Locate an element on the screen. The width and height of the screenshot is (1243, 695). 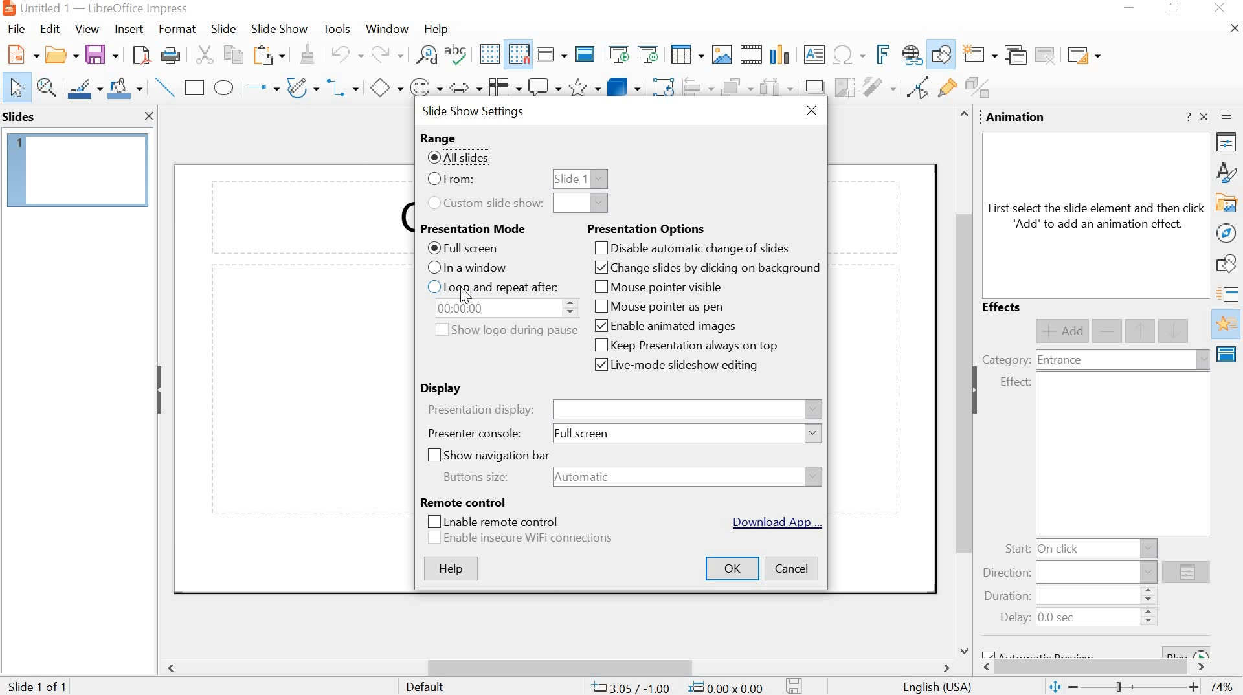
curves and polygons is located at coordinates (302, 87).